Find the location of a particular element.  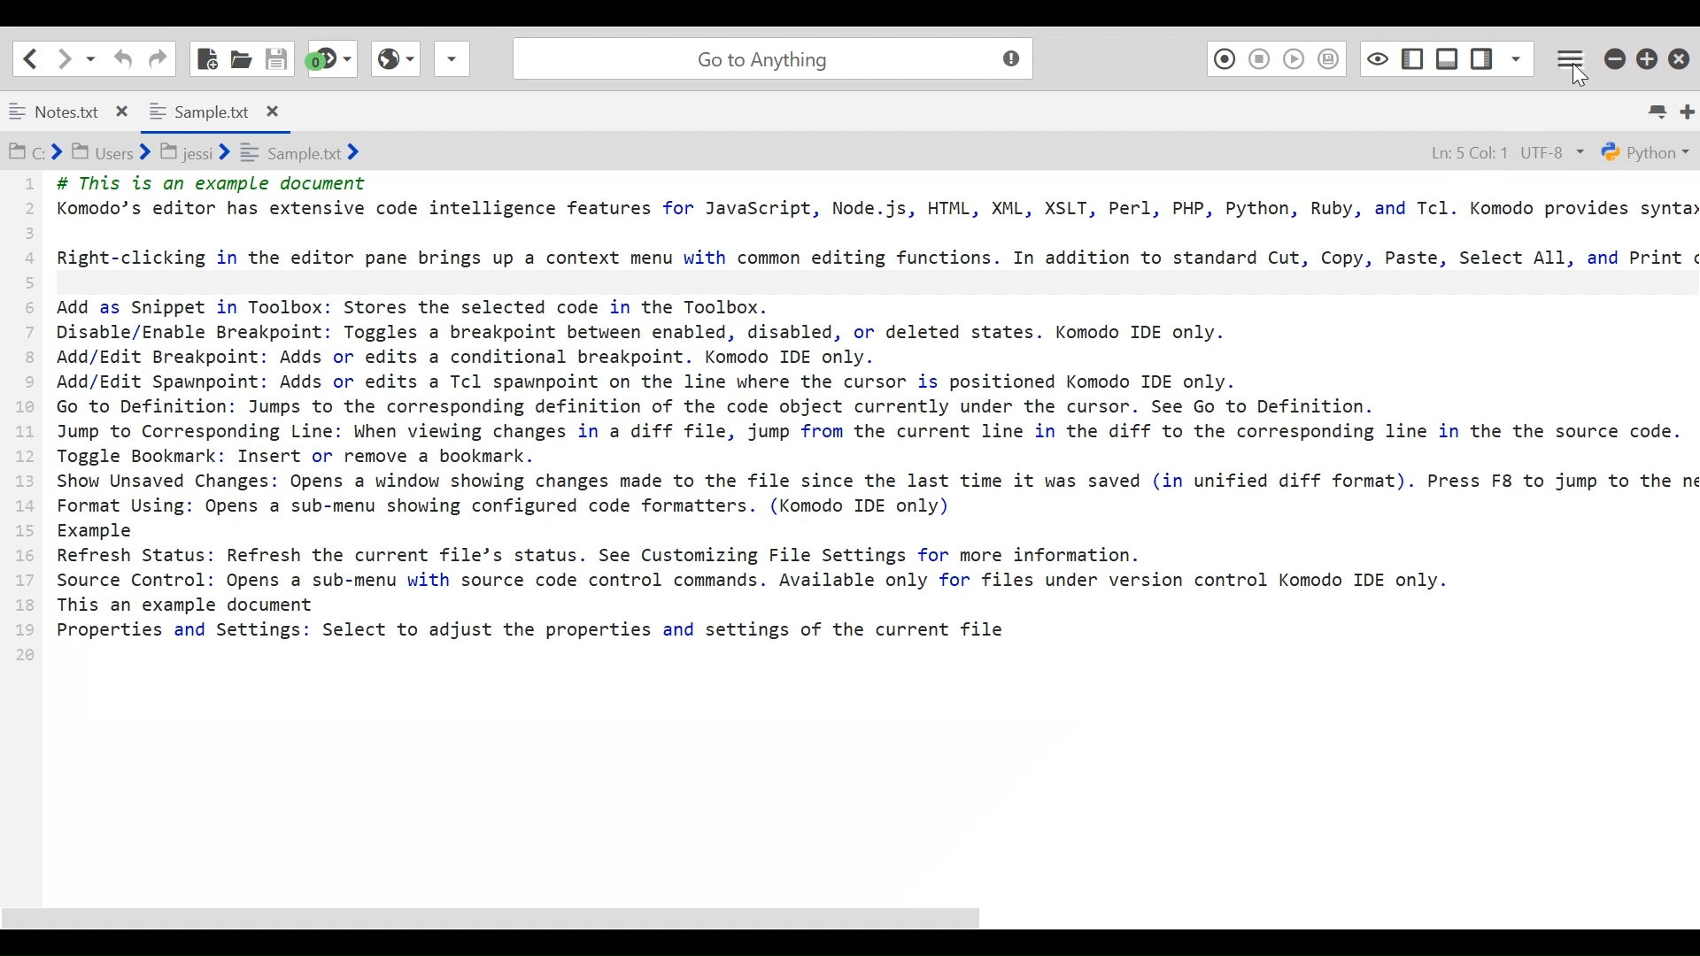

Click to go forward one location is located at coordinates (65, 58).